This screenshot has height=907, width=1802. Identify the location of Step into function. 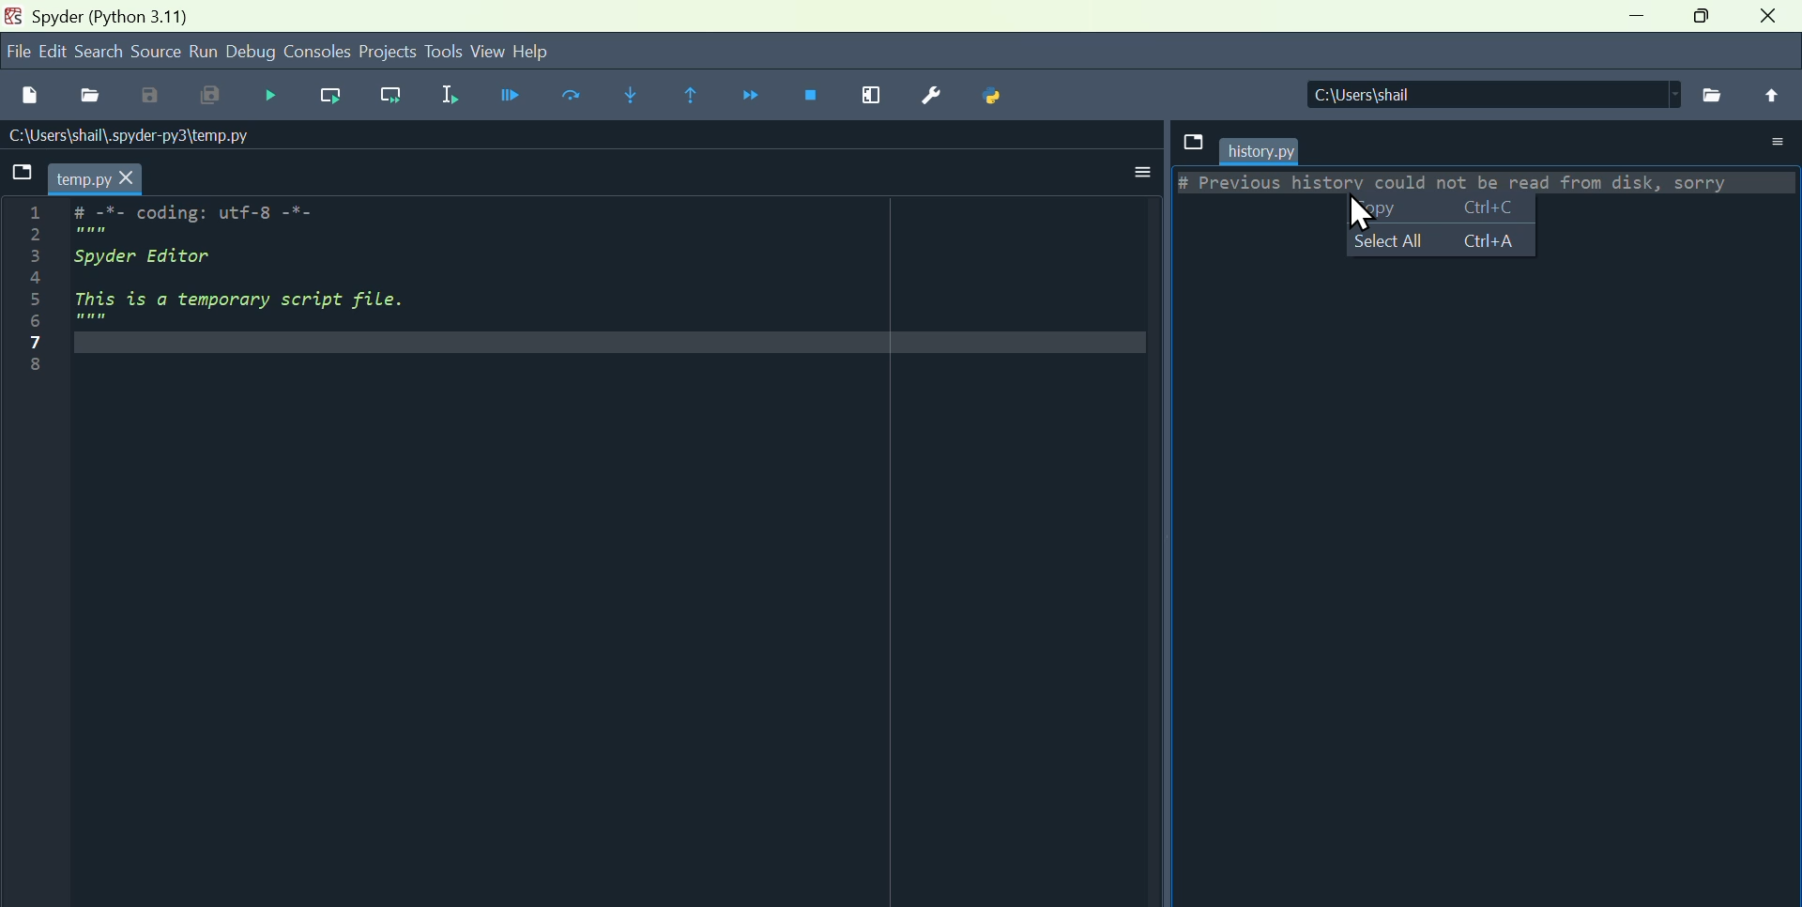
(637, 98).